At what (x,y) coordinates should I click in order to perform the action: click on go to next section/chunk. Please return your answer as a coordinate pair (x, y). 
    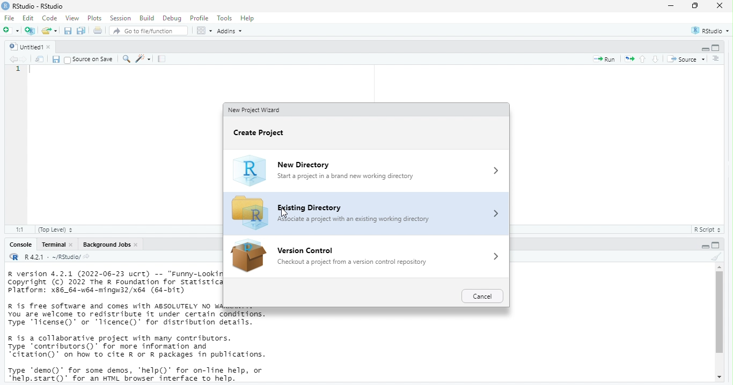
    Looking at the image, I should click on (657, 58).